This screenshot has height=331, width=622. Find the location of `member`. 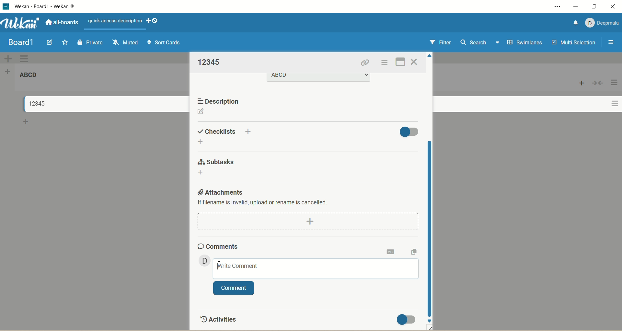

member is located at coordinates (202, 260).